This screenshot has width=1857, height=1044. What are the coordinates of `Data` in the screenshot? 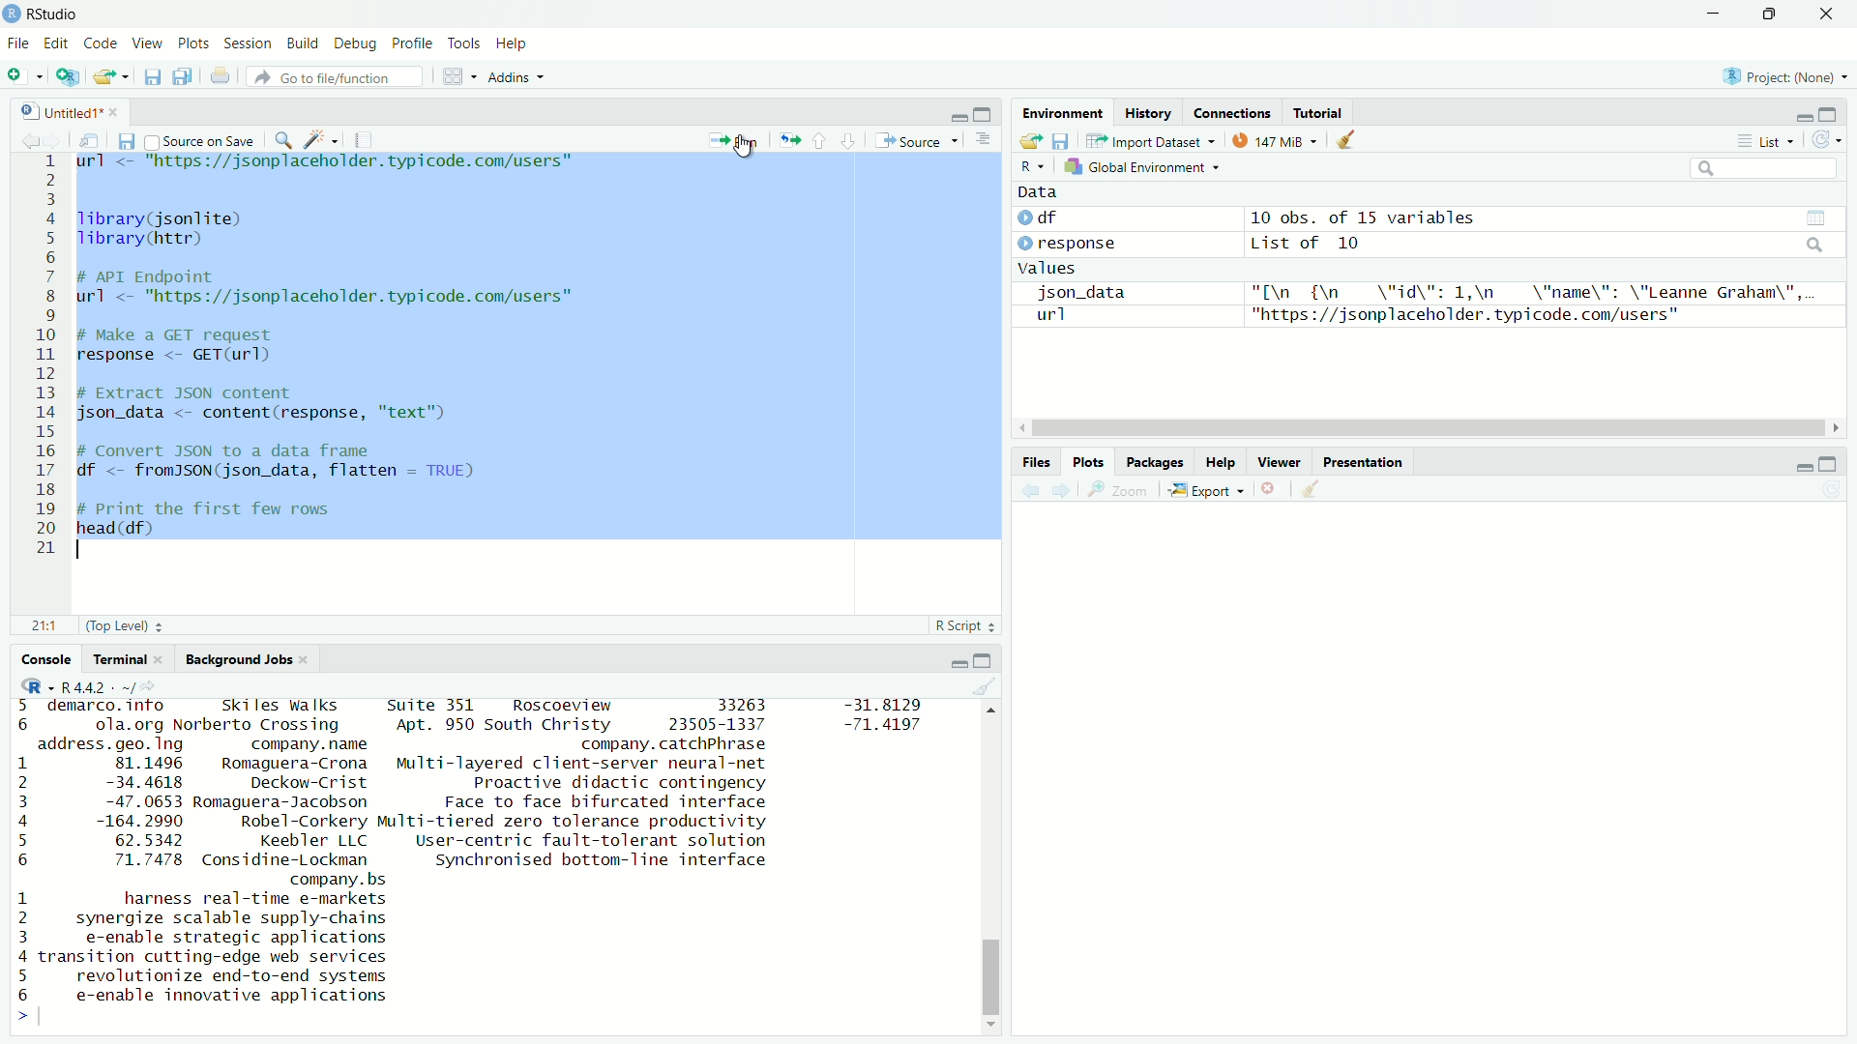 It's located at (1042, 190).